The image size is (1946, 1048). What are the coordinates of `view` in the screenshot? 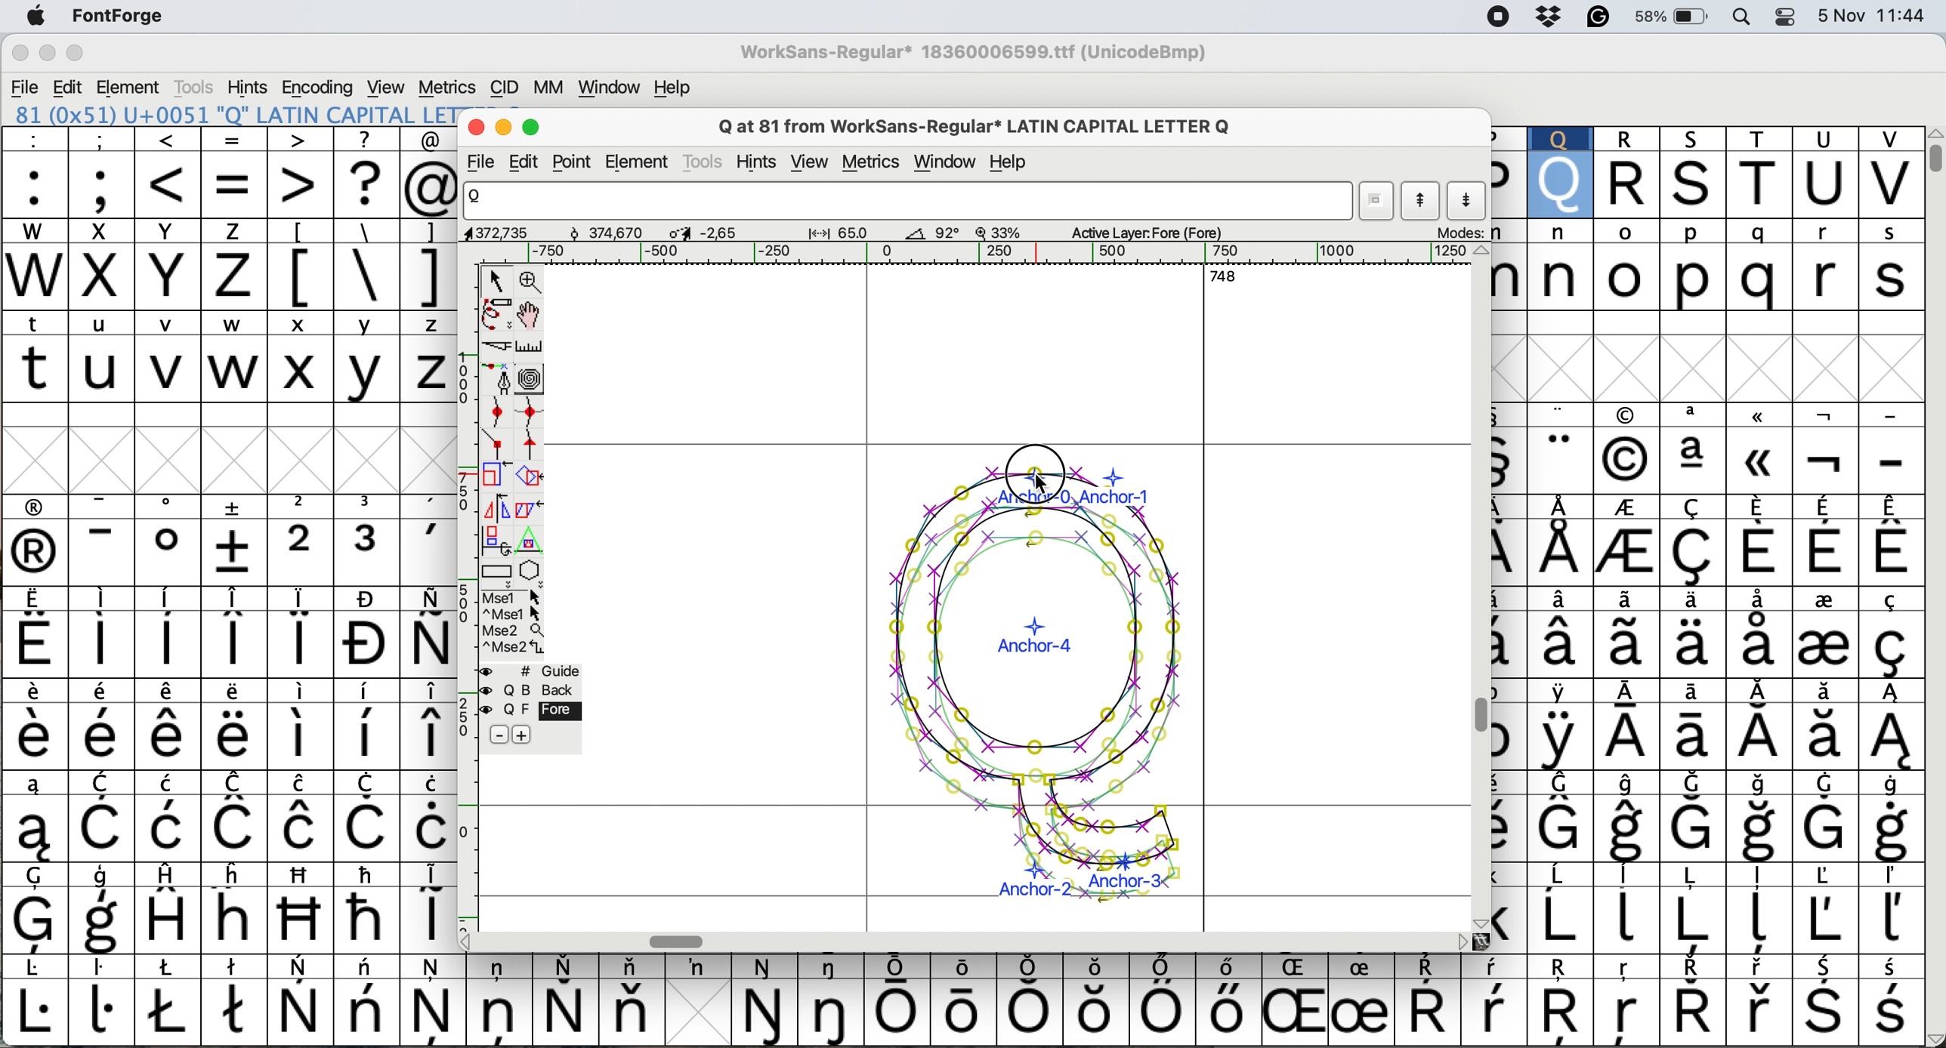 It's located at (811, 160).